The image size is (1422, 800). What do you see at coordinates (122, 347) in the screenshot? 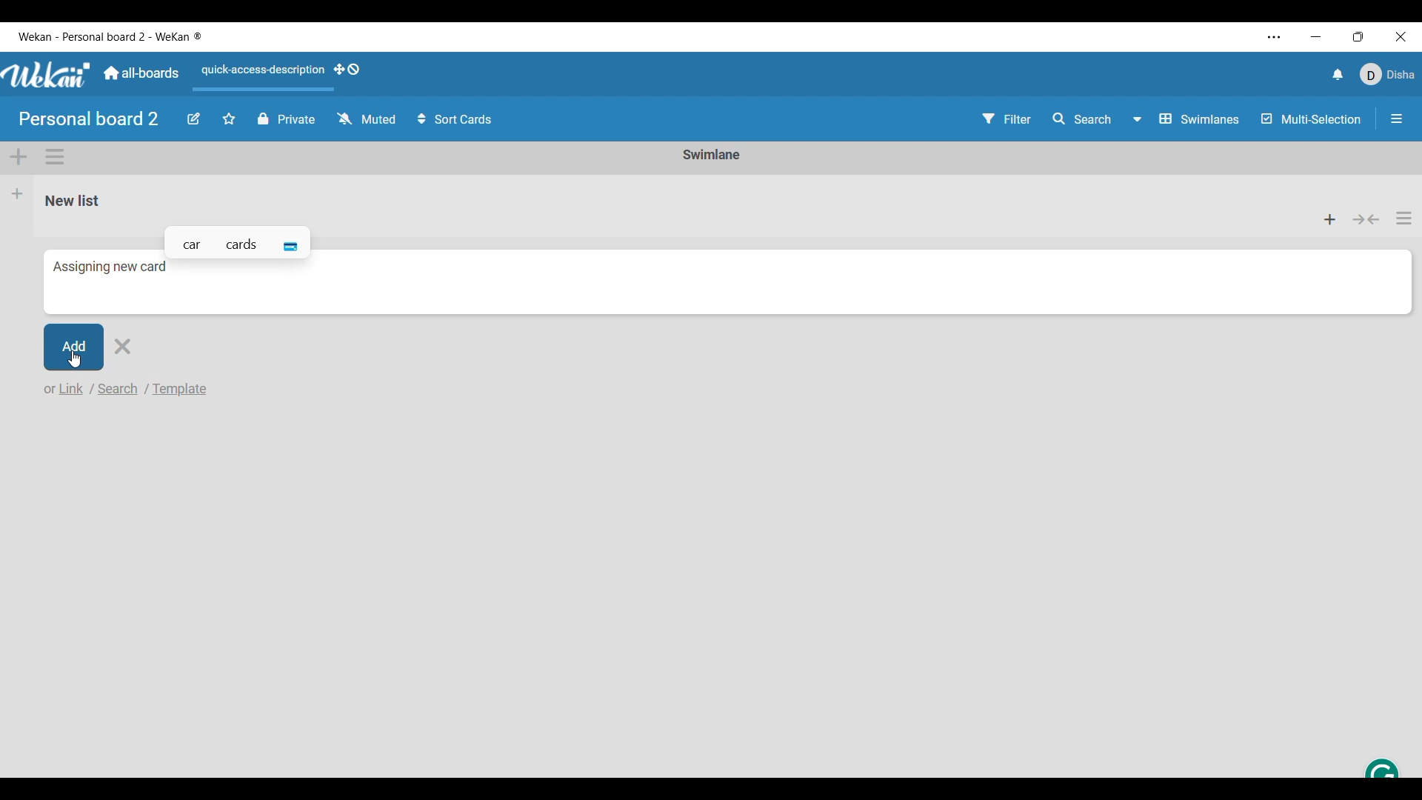
I see `Delete inputs made` at bounding box center [122, 347].